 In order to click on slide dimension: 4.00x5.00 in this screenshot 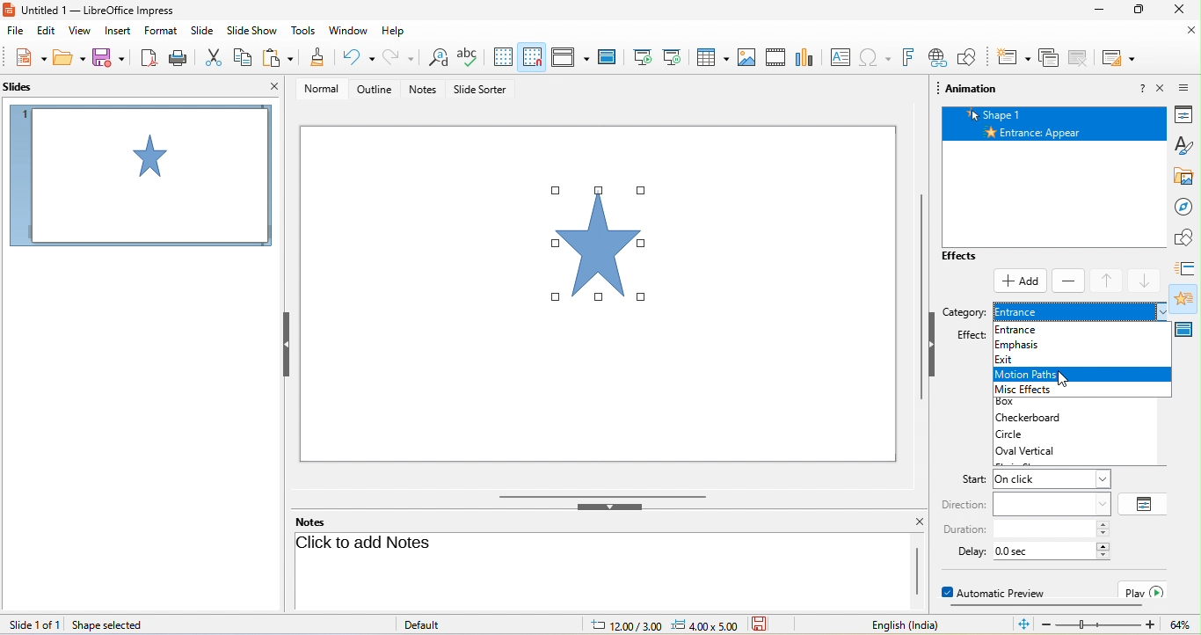, I will do `click(704, 625)`.